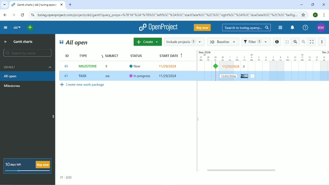 The image size is (329, 185). I want to click on 45, so click(67, 66).